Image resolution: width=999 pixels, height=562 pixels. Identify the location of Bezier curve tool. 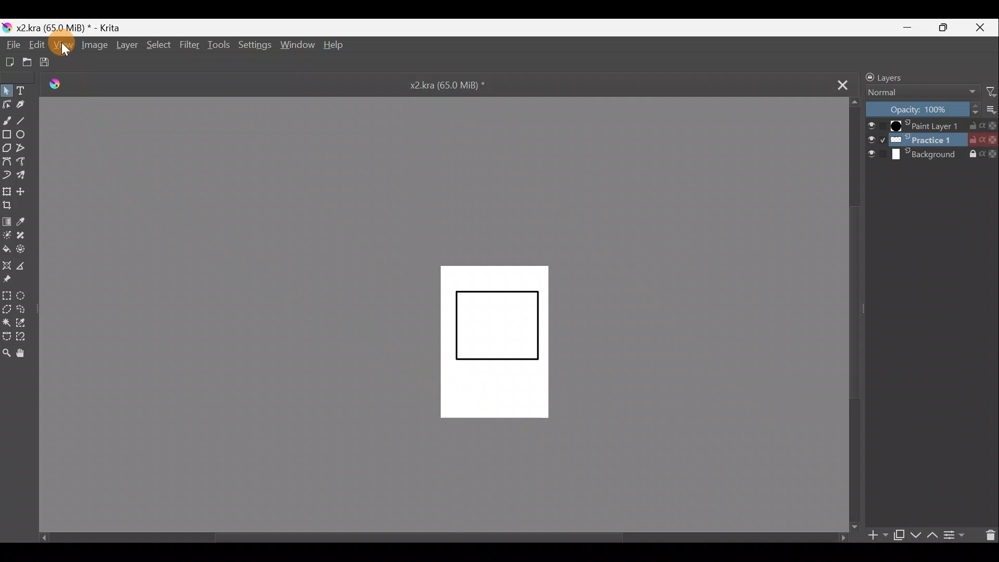
(6, 161).